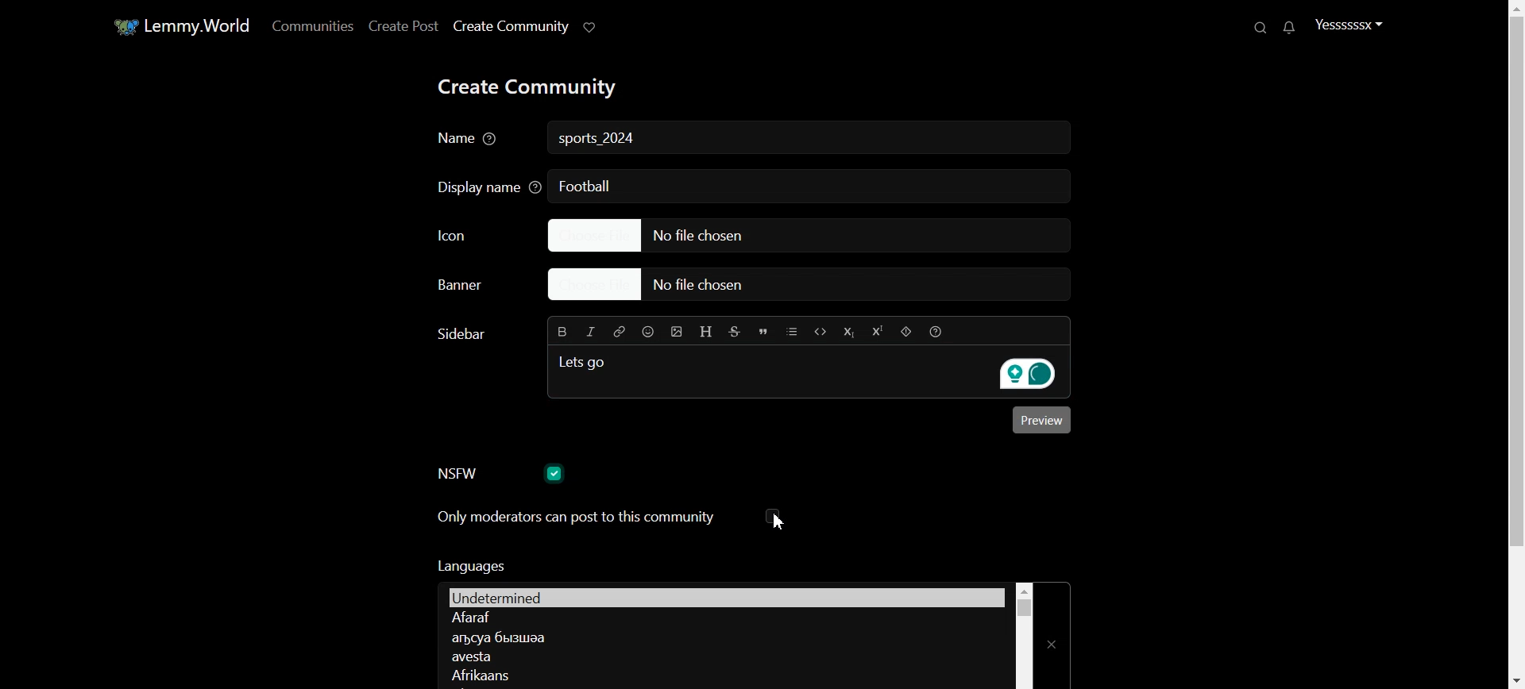  I want to click on Languages, so click(726, 595).